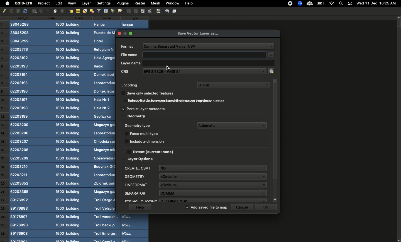 This screenshot has height=242, width=401. What do you see at coordinates (341, 3) in the screenshot?
I see `Search` at bounding box center [341, 3].